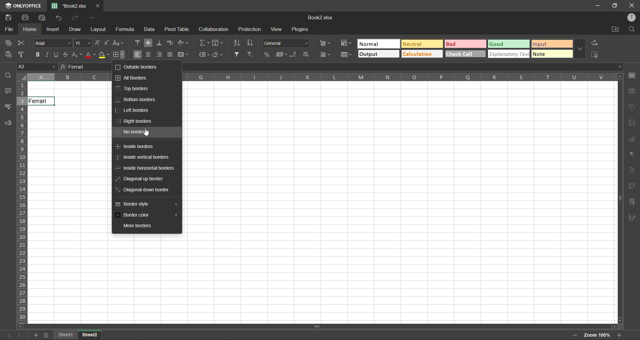  I want to click on check cell, so click(466, 54).